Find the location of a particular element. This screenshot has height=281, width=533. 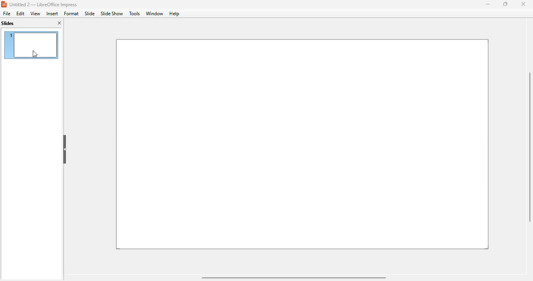

slides is located at coordinates (7, 23).